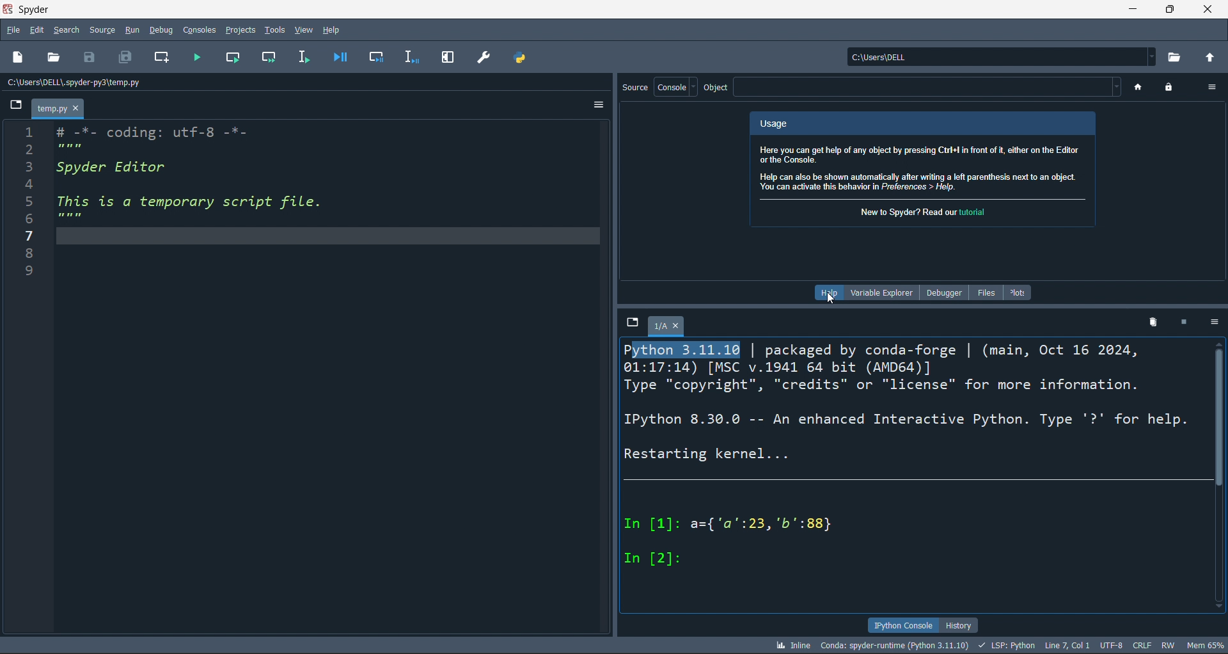  What do you see at coordinates (778, 124) in the screenshot?
I see `Usage` at bounding box center [778, 124].